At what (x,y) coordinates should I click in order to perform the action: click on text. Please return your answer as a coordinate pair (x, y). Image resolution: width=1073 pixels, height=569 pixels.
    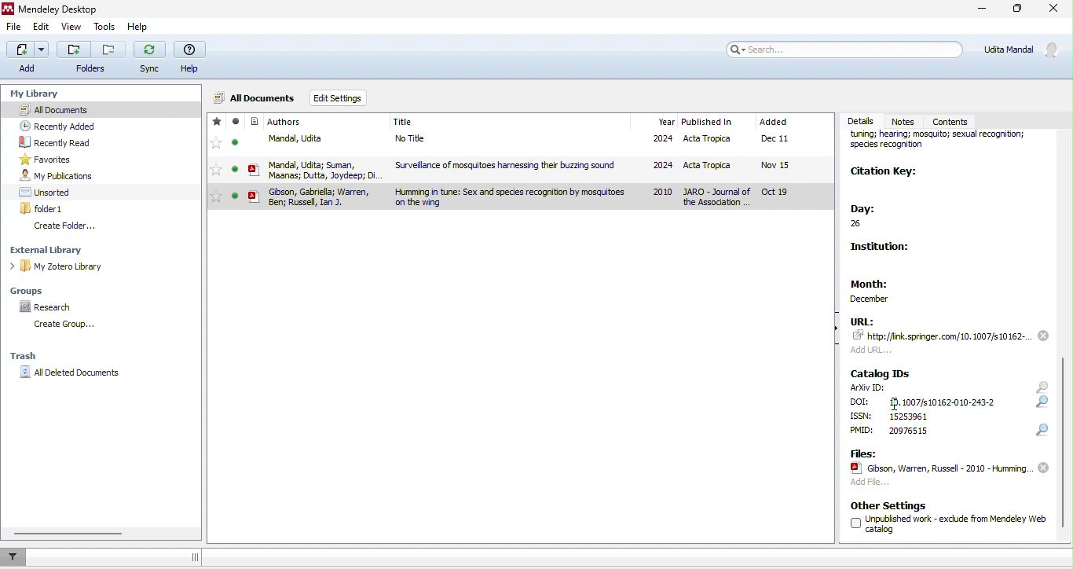
    Looking at the image, I should click on (908, 416).